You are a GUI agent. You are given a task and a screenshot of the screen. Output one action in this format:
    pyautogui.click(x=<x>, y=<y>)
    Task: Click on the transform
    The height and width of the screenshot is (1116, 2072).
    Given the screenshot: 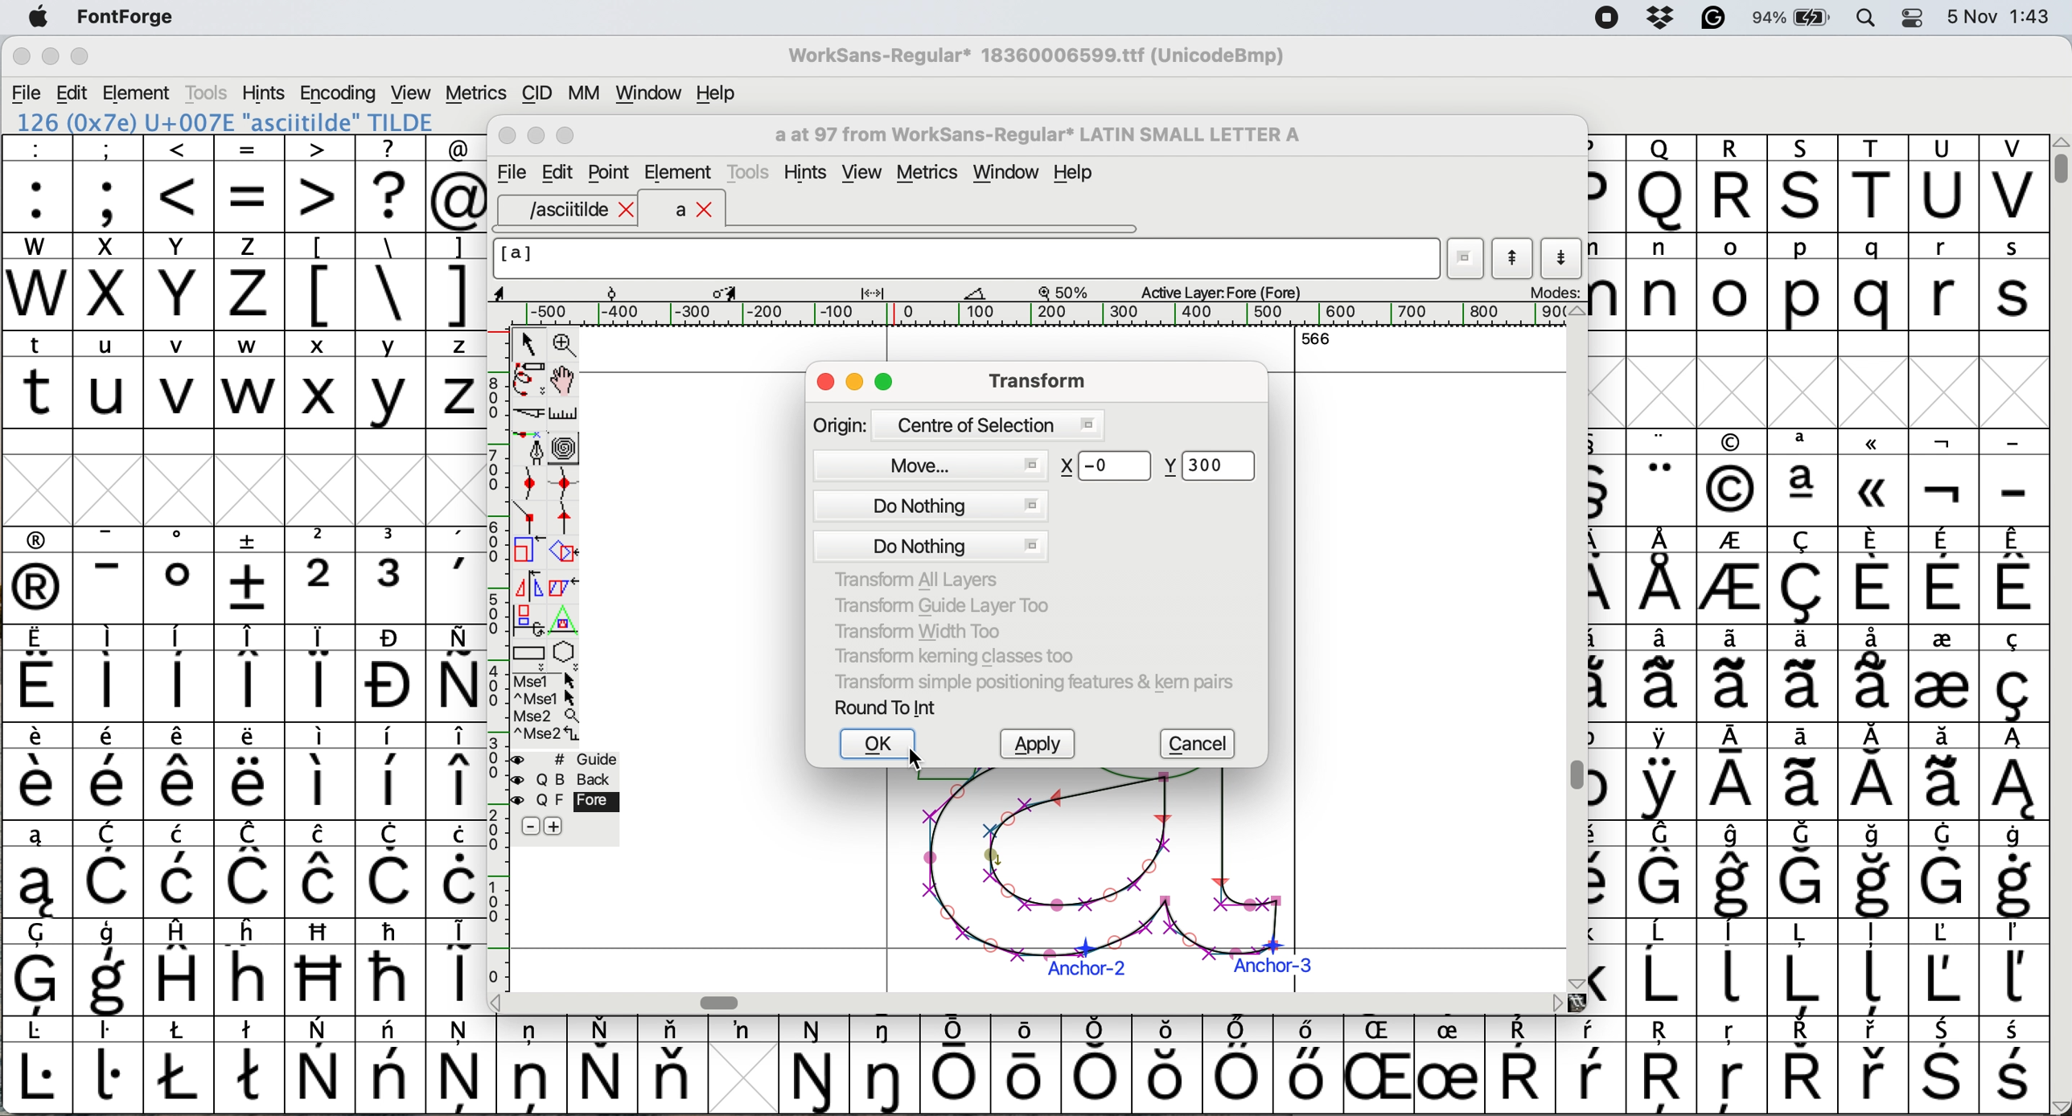 What is the action you would take?
    pyautogui.click(x=1033, y=380)
    